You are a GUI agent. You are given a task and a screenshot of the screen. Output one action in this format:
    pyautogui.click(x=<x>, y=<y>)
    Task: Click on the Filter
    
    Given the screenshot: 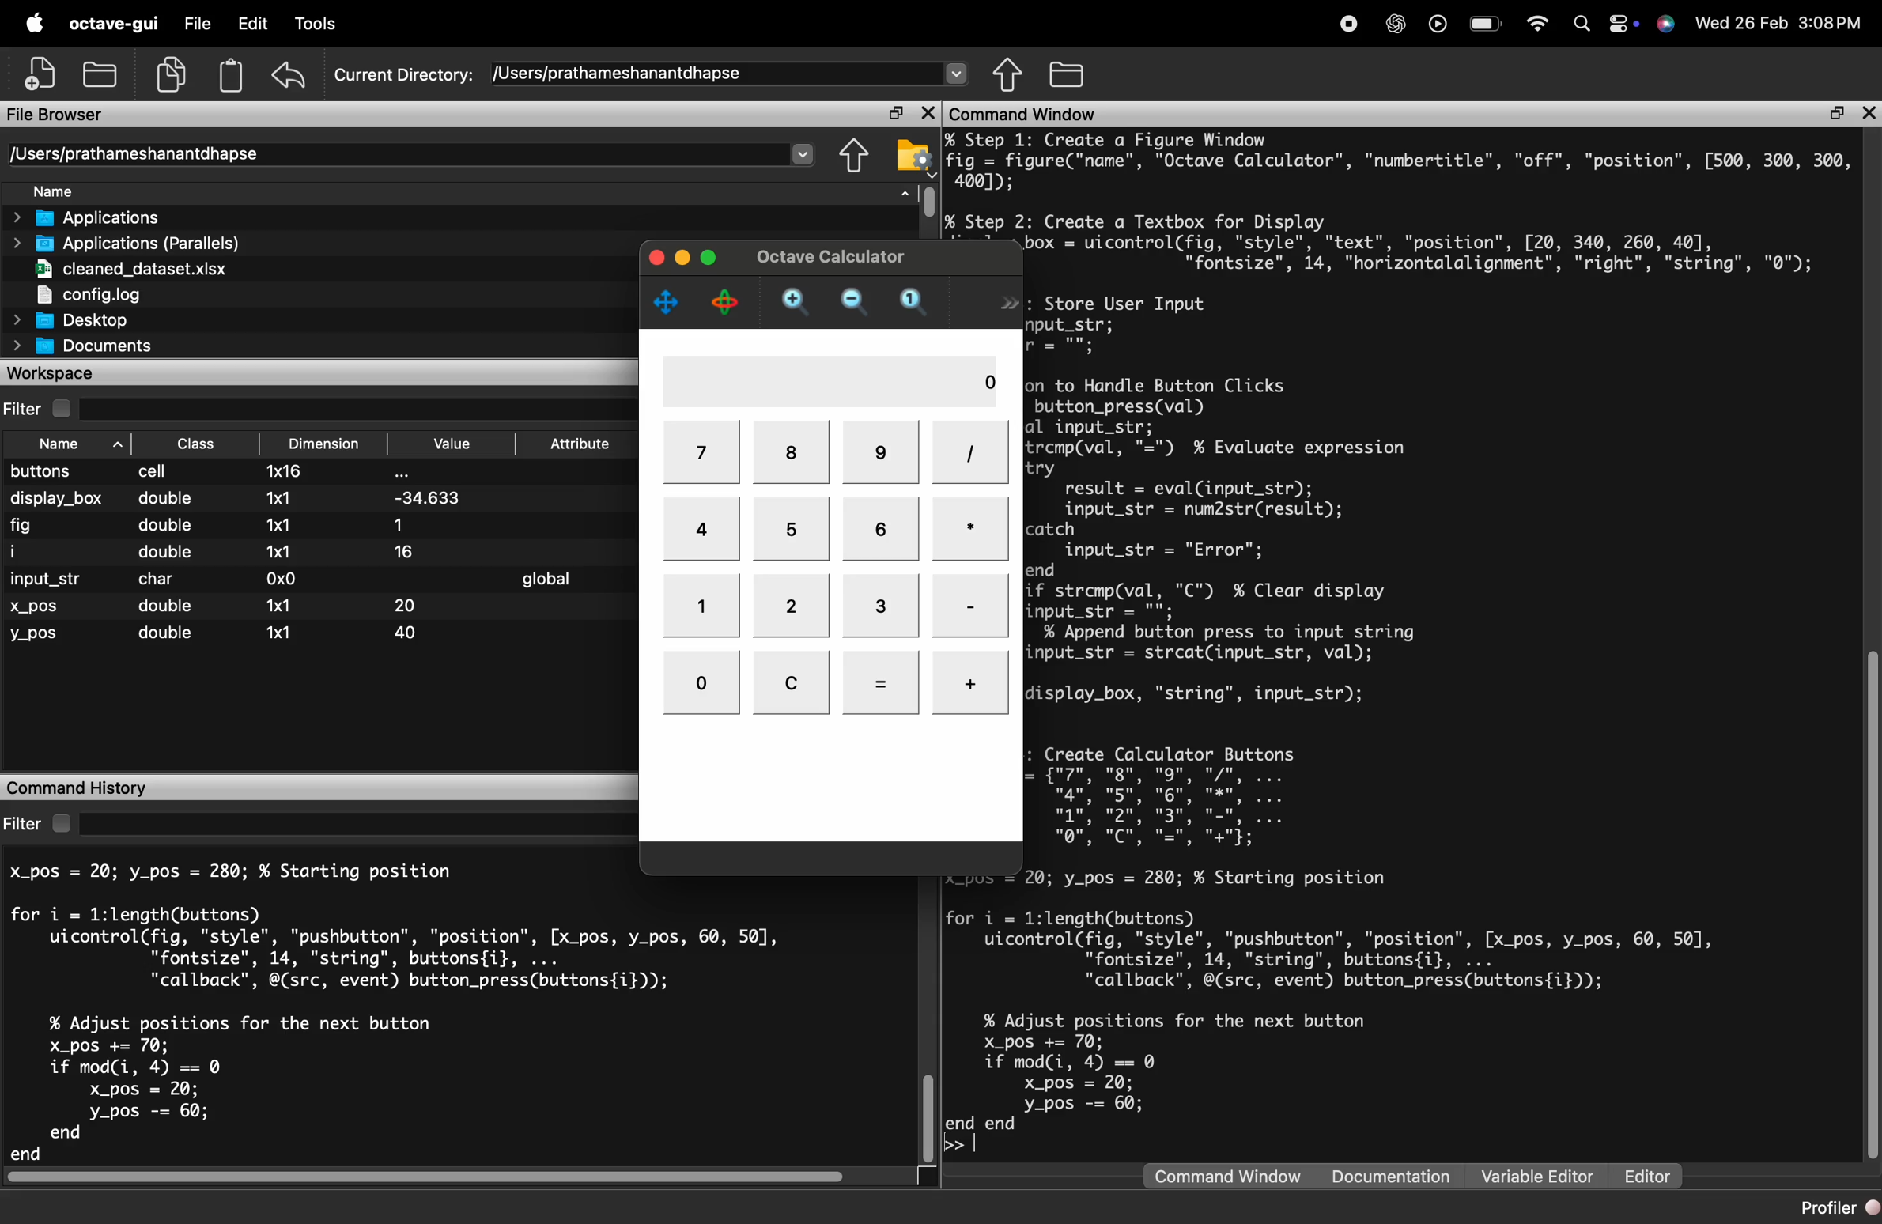 What is the action you would take?
    pyautogui.click(x=39, y=407)
    